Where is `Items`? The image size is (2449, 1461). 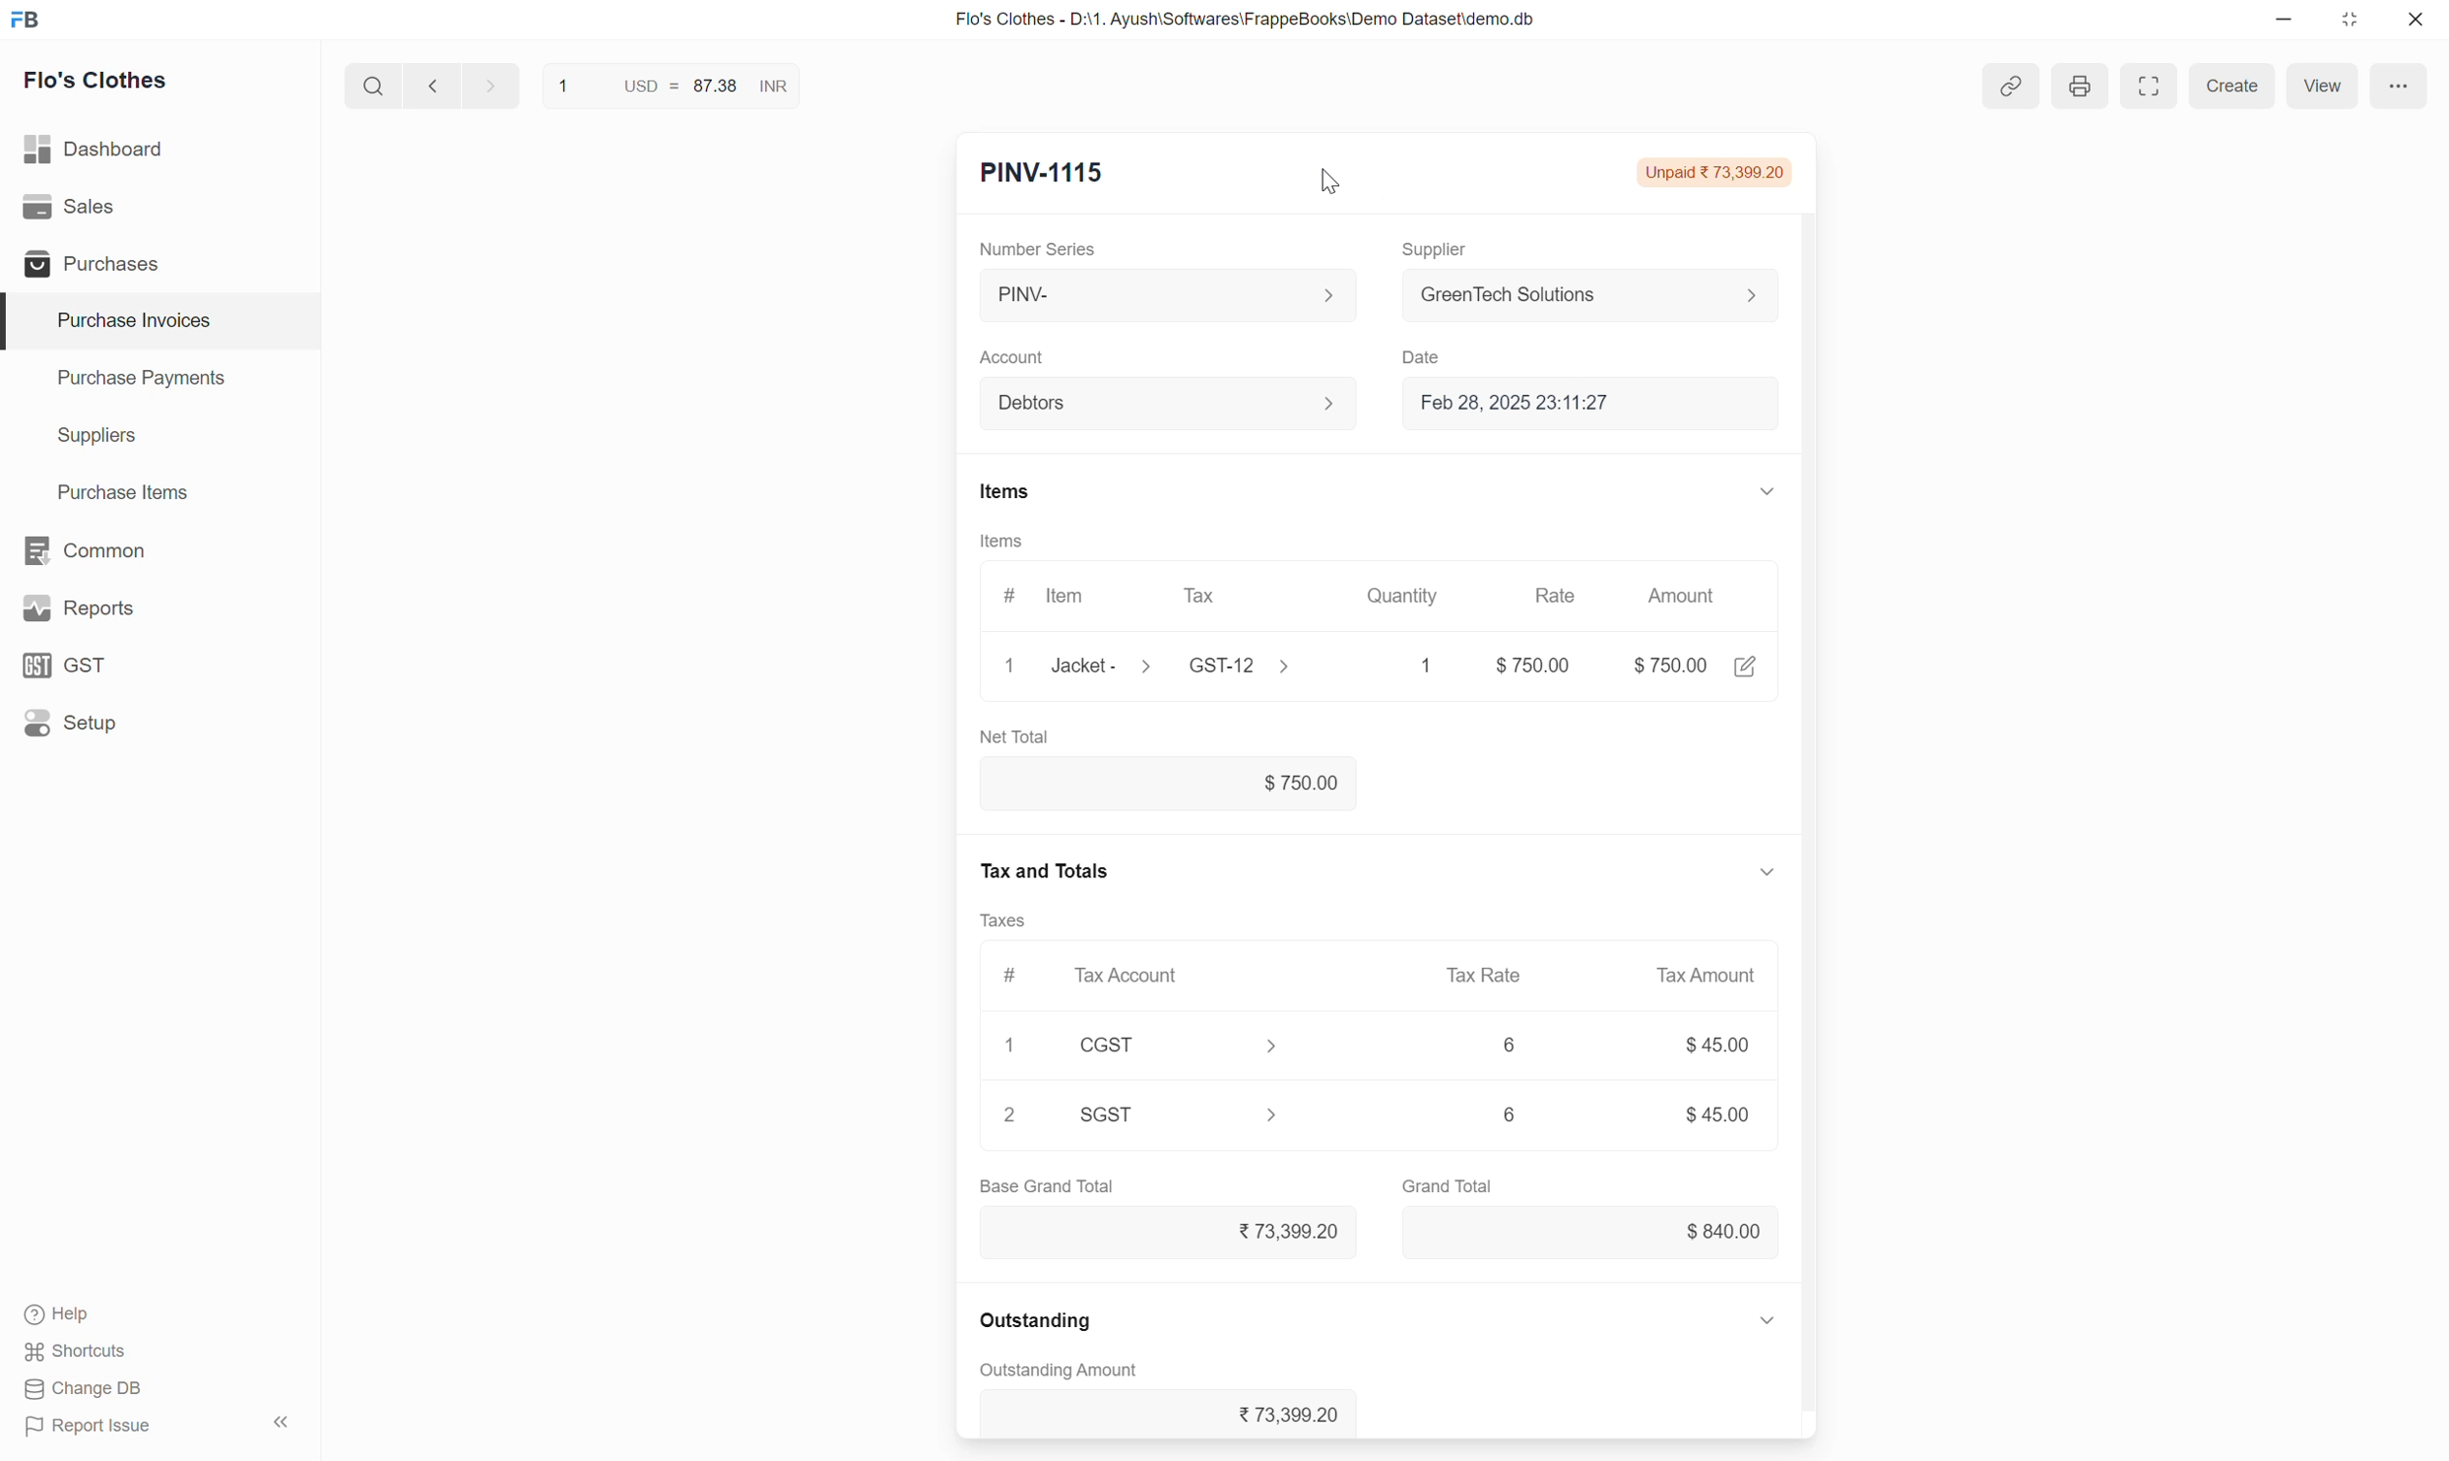 Items is located at coordinates (1006, 491).